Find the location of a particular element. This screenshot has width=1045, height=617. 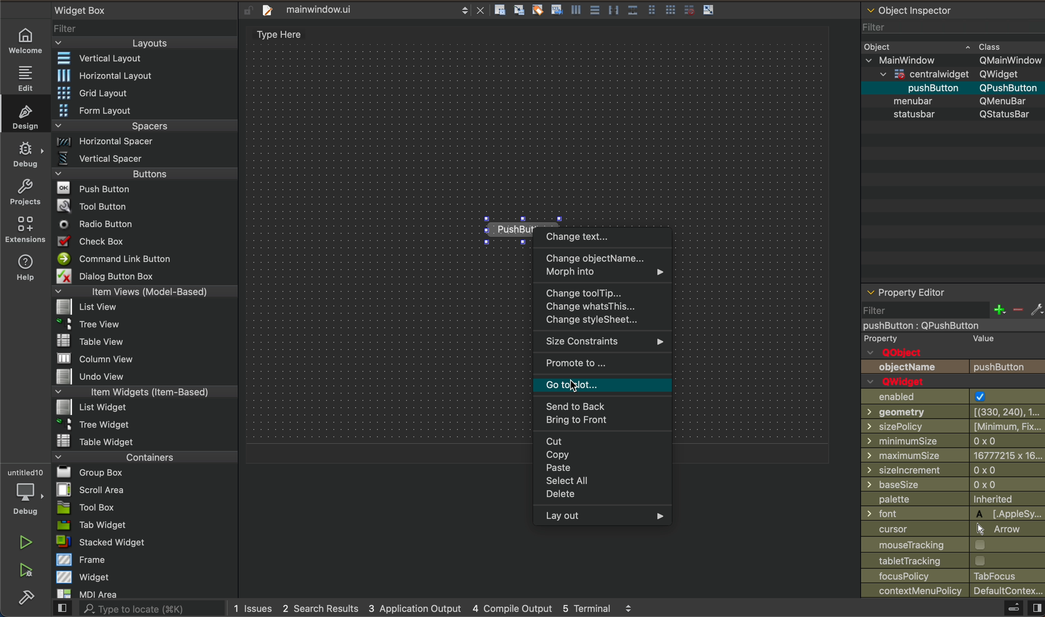

geometry is located at coordinates (951, 412).